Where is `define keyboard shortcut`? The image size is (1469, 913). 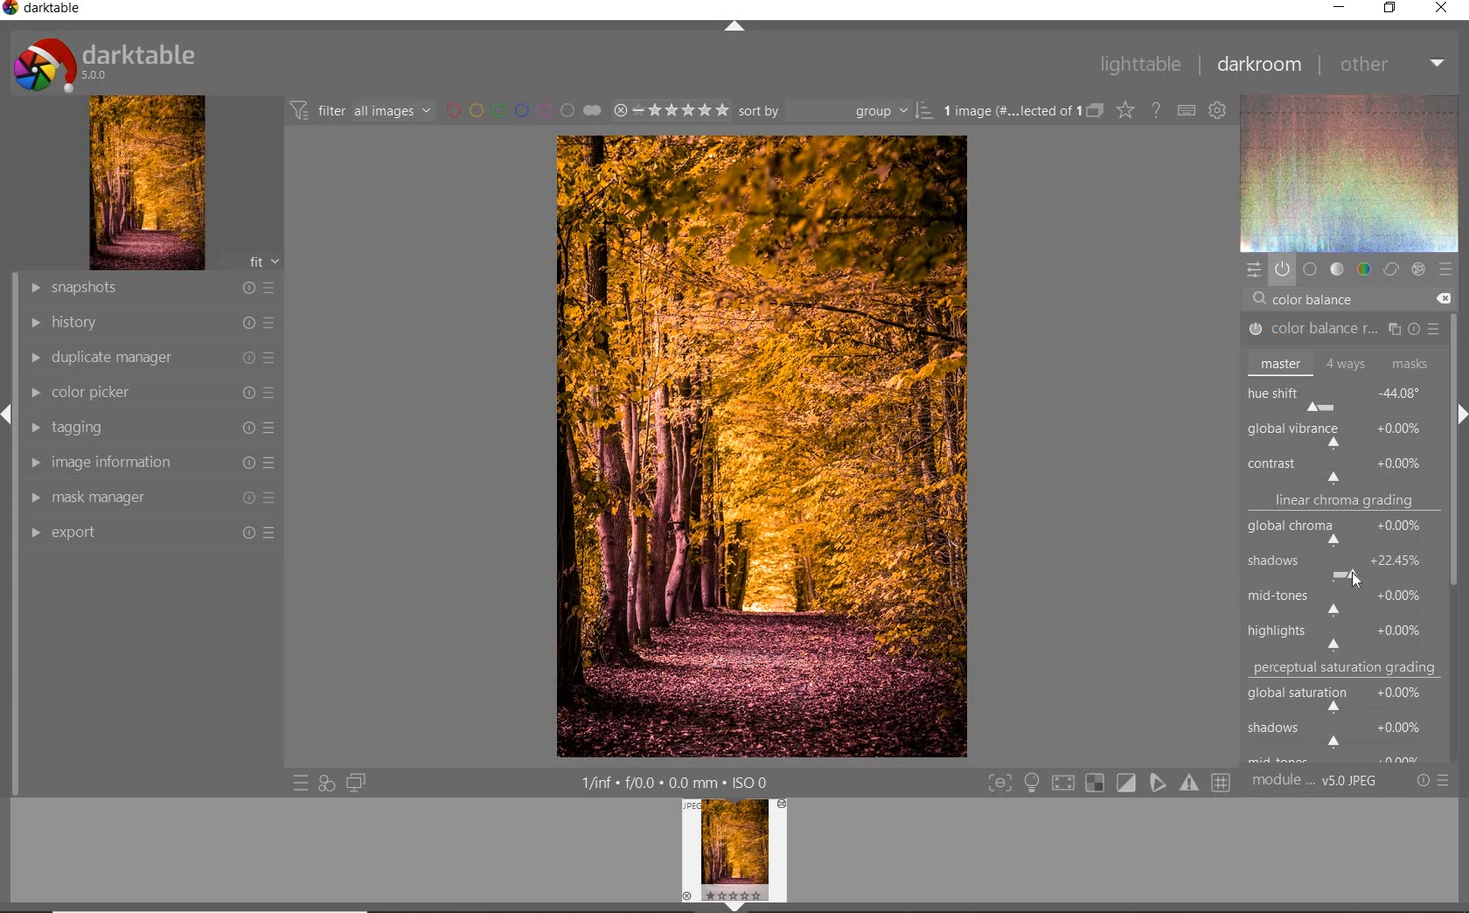
define keyboard shortcut is located at coordinates (1187, 111).